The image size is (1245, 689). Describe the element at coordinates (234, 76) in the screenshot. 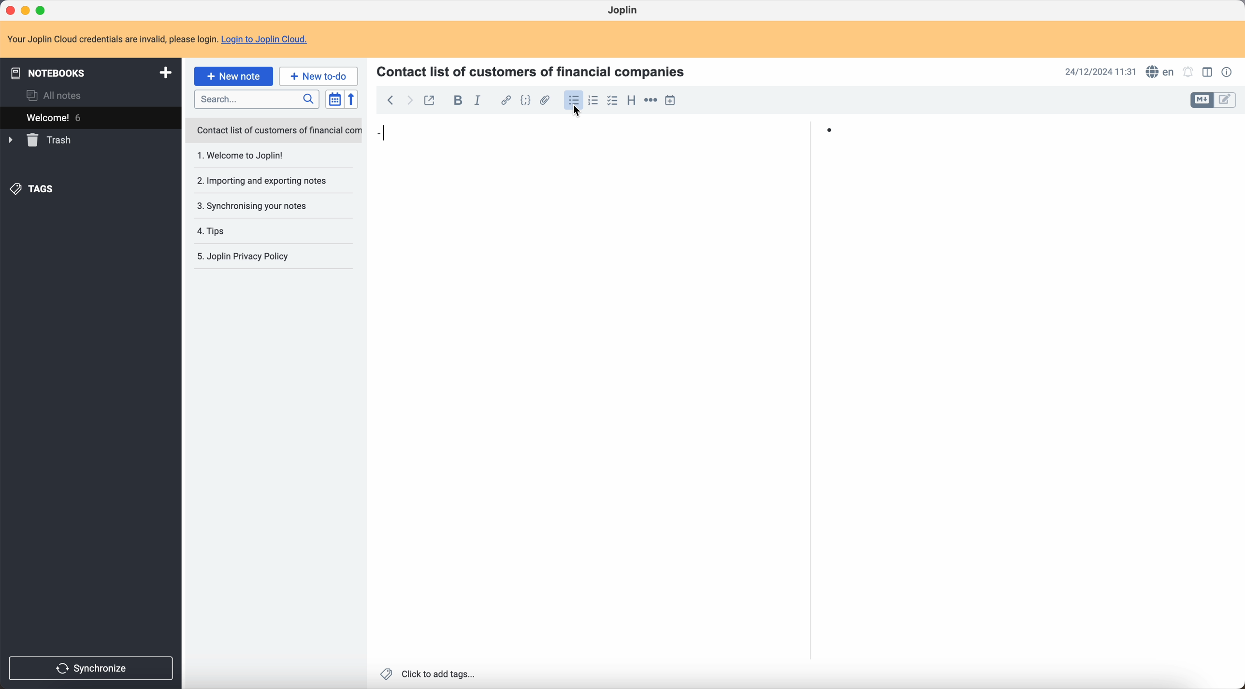

I see `click on new note` at that location.